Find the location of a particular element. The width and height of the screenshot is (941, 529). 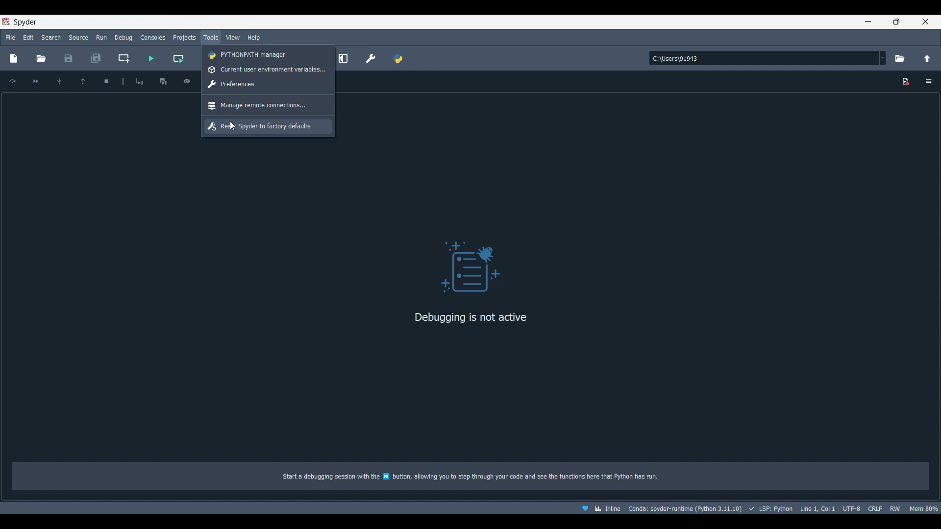

LSP: Python is located at coordinates (769, 508).